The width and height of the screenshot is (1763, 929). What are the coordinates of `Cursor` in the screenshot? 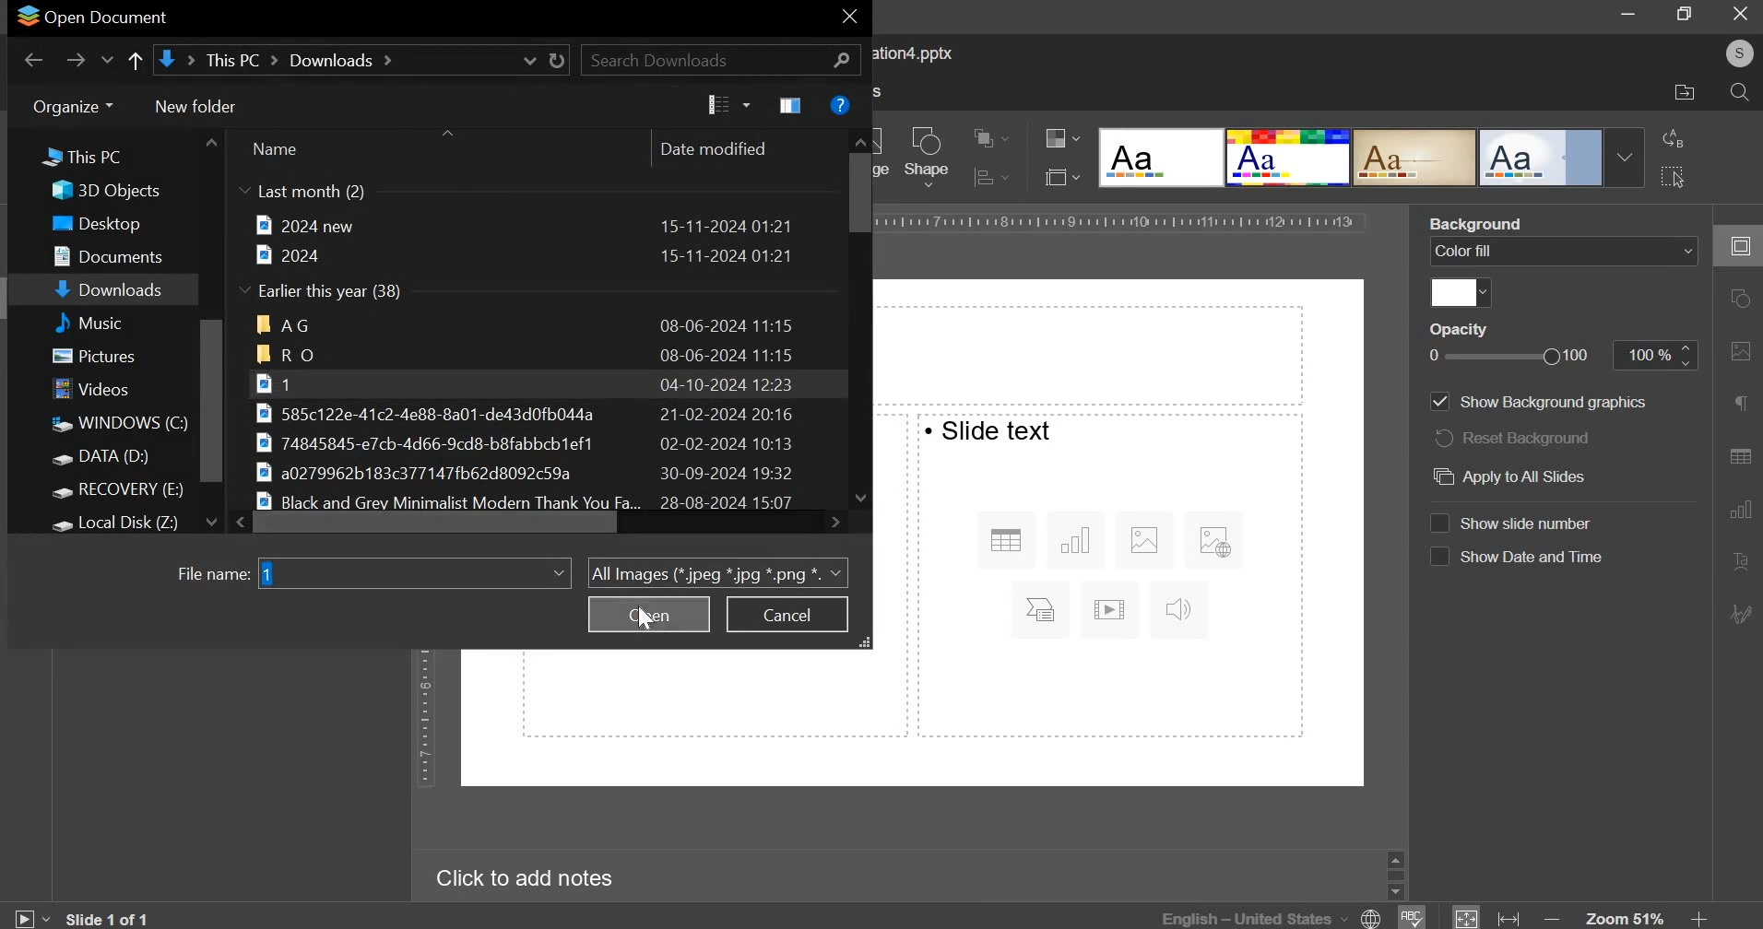 It's located at (641, 617).